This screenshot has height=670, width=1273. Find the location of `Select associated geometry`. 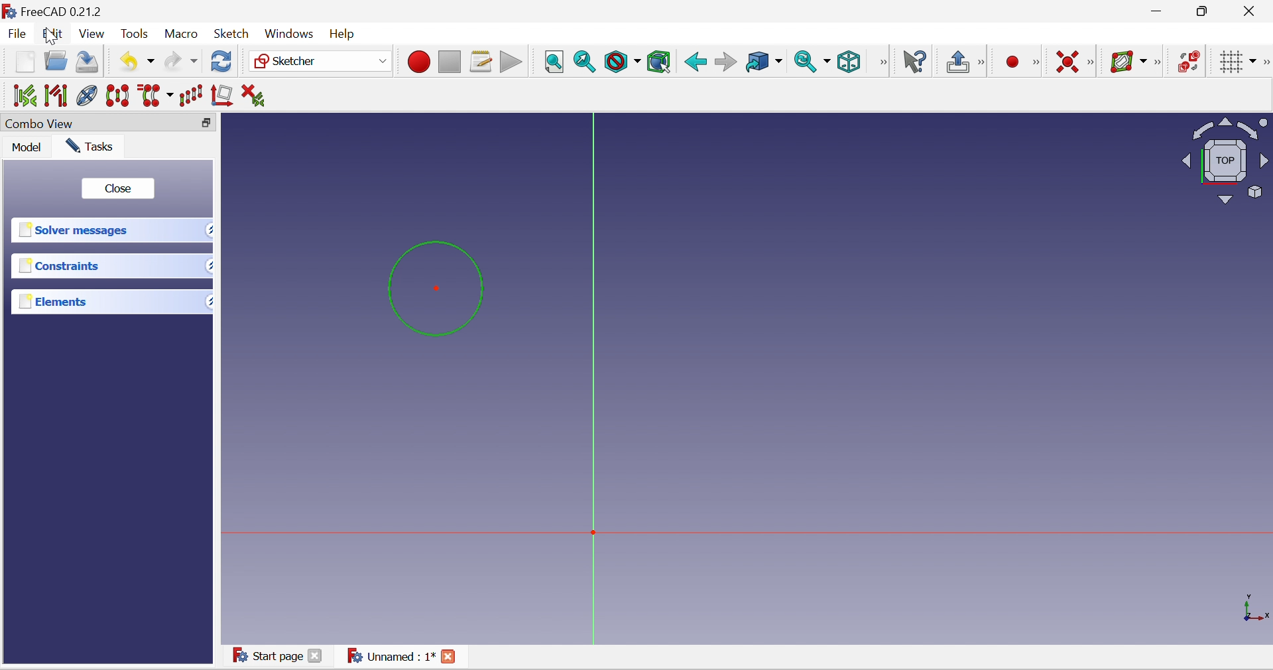

Select associated geometry is located at coordinates (56, 96).